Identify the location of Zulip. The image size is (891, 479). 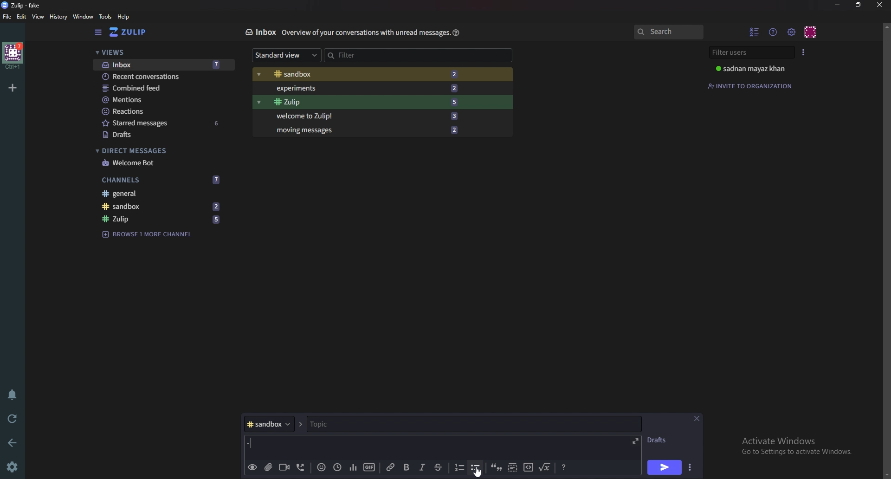
(162, 220).